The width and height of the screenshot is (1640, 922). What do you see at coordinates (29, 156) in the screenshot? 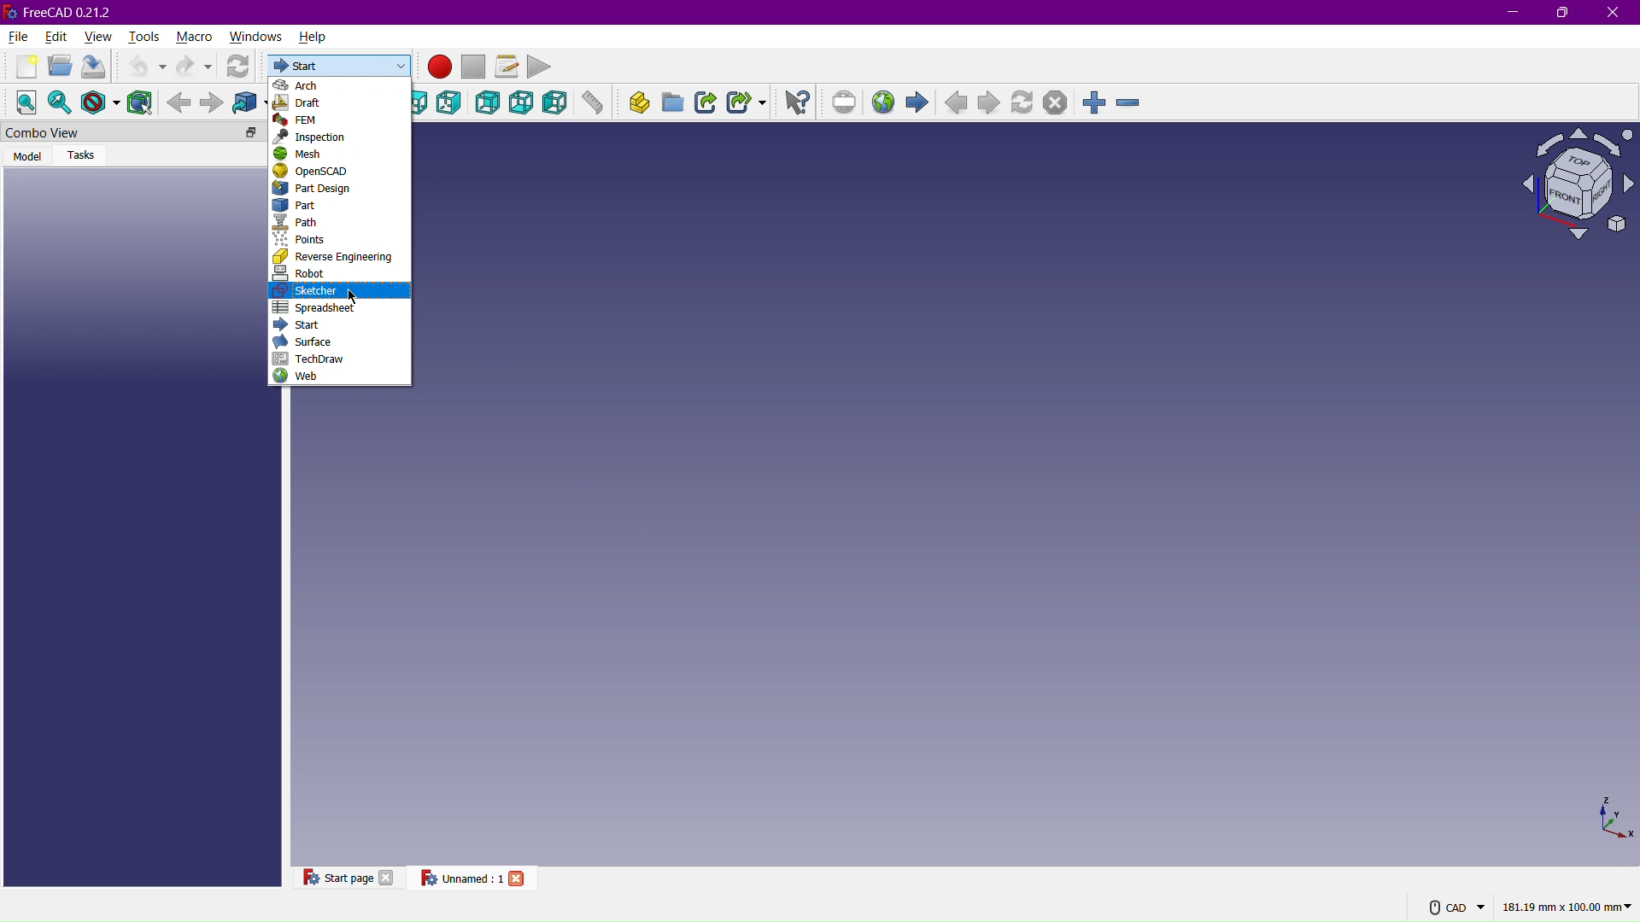
I see `Model` at bounding box center [29, 156].